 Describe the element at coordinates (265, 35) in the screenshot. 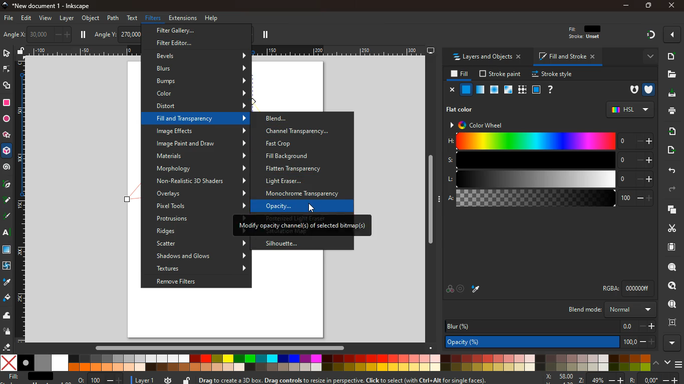

I see `pause` at that location.